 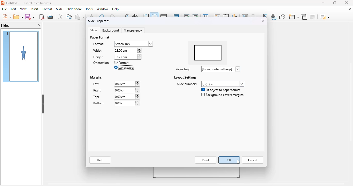 I want to click on close pane, so click(x=39, y=25).